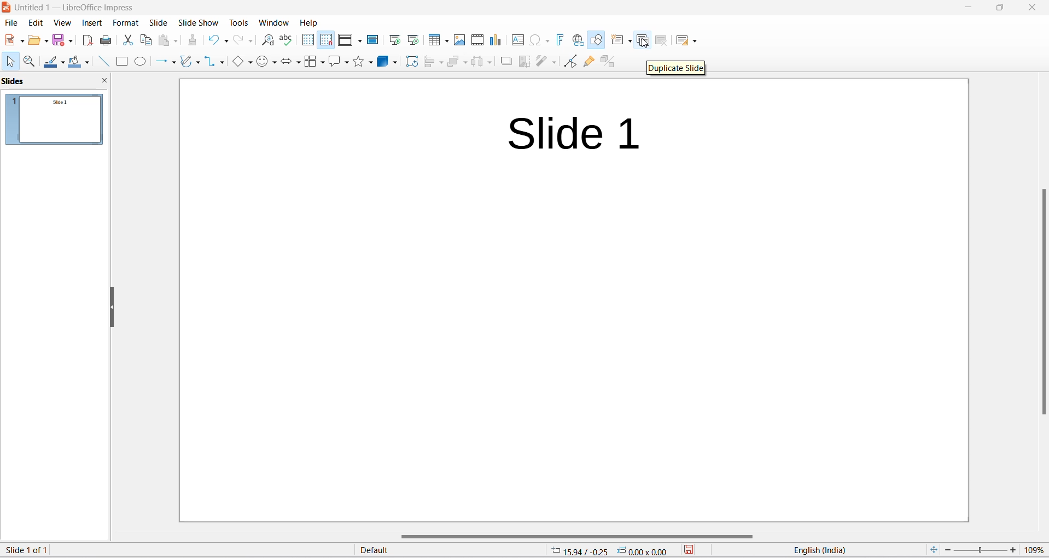  I want to click on scroll bar, so click(576, 536).